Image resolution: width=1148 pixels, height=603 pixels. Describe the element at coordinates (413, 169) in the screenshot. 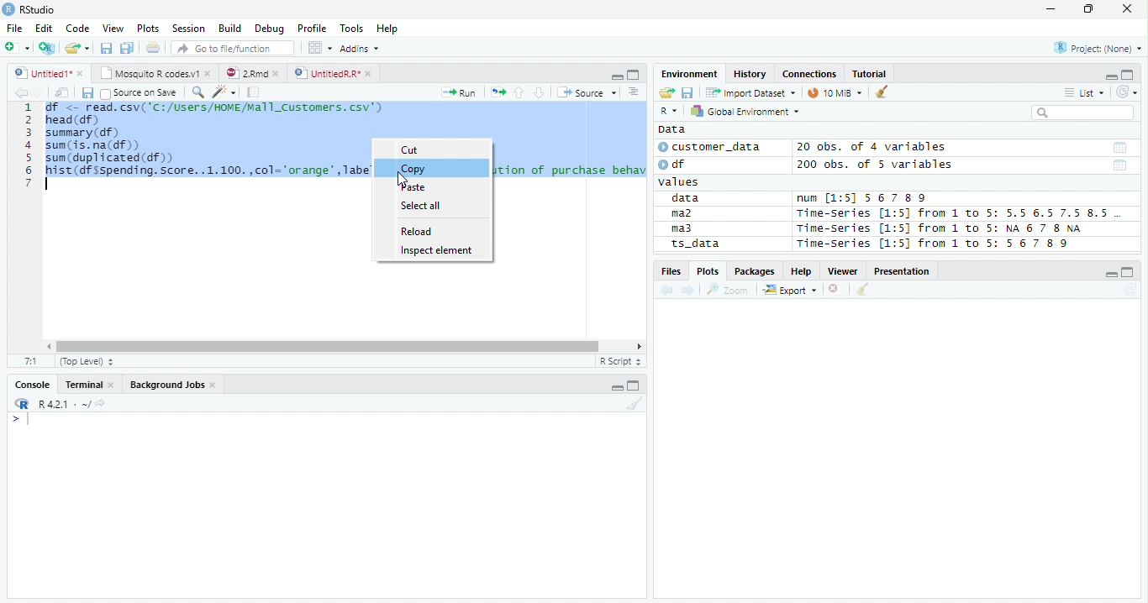

I see `Copy` at that location.